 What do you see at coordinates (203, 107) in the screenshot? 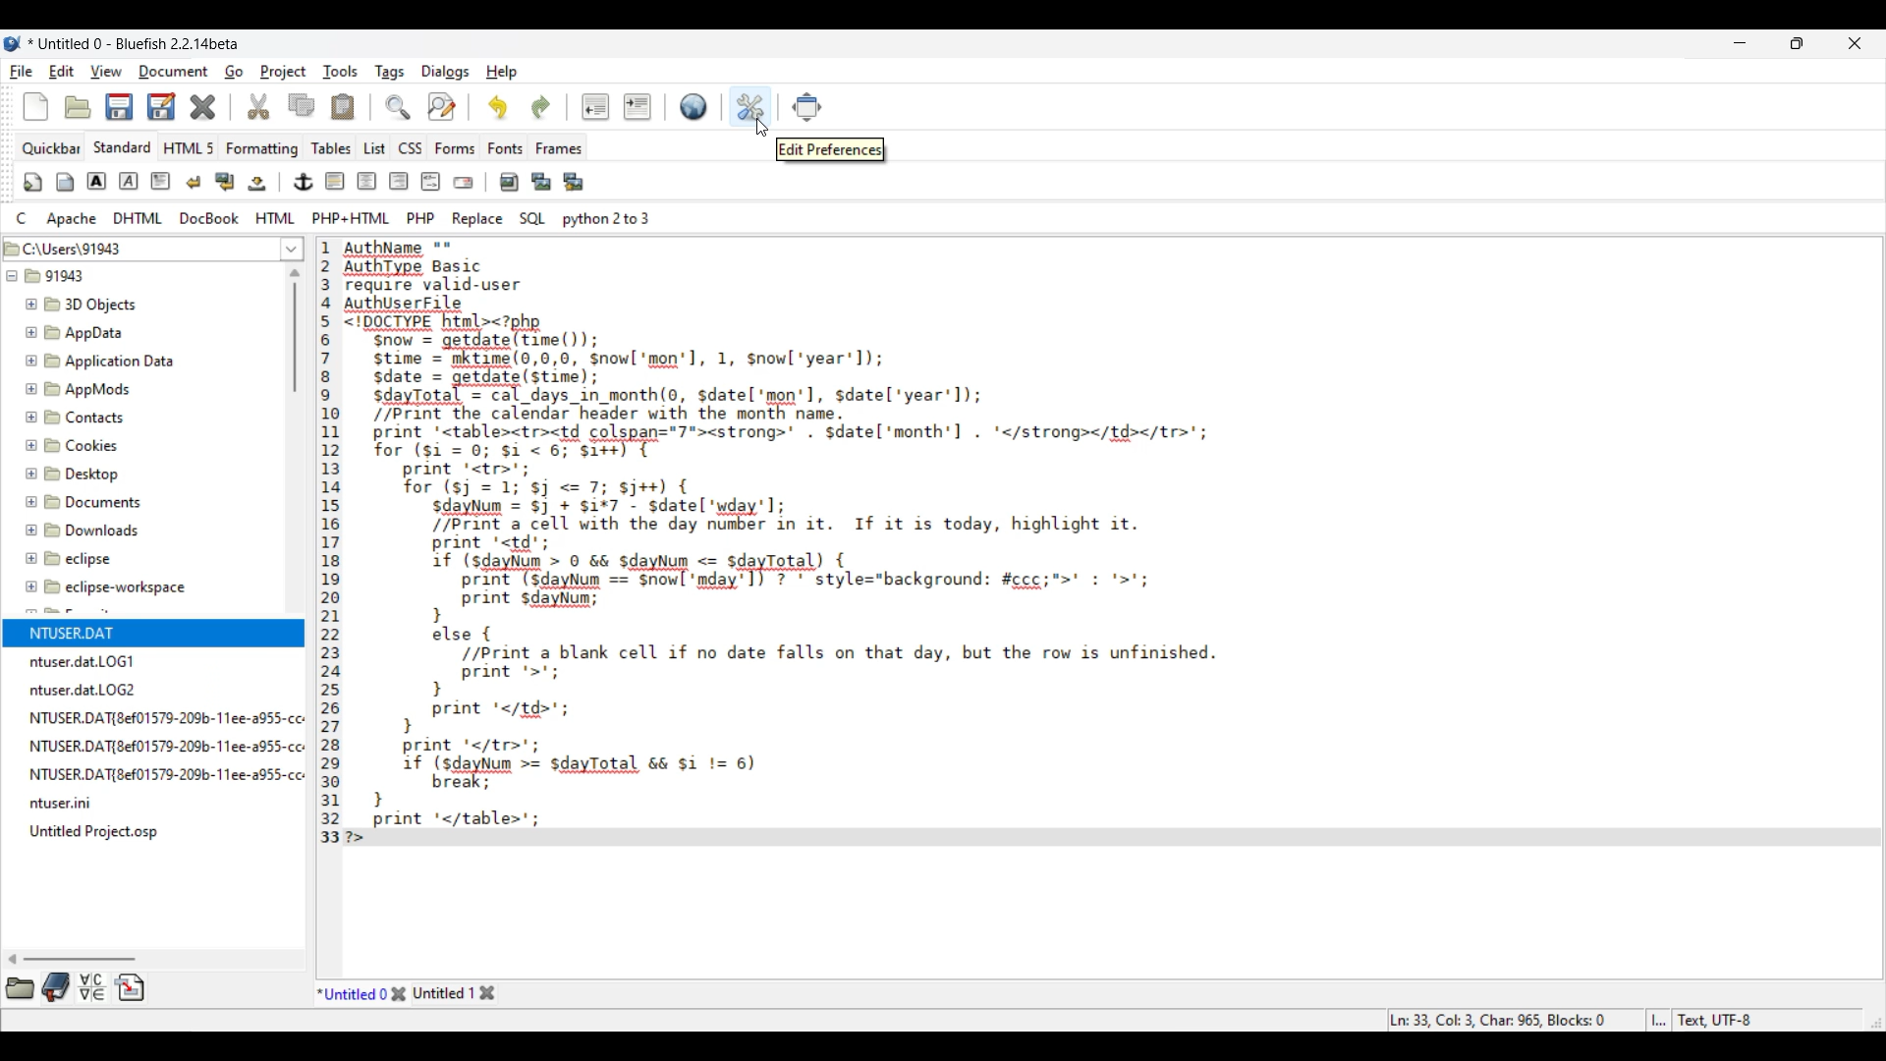
I see `Close` at bounding box center [203, 107].